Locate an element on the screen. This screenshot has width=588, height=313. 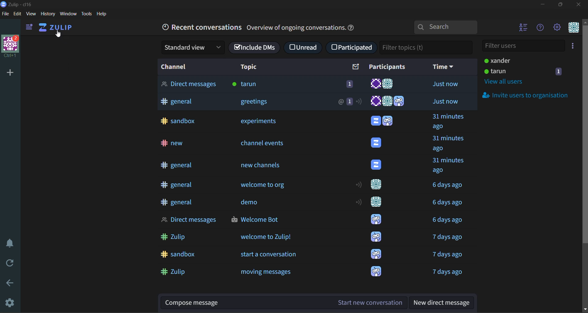
Zulip is located at coordinates (174, 271).